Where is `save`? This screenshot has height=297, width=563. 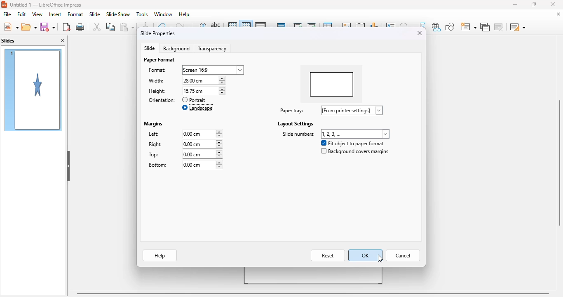 save is located at coordinates (47, 26).